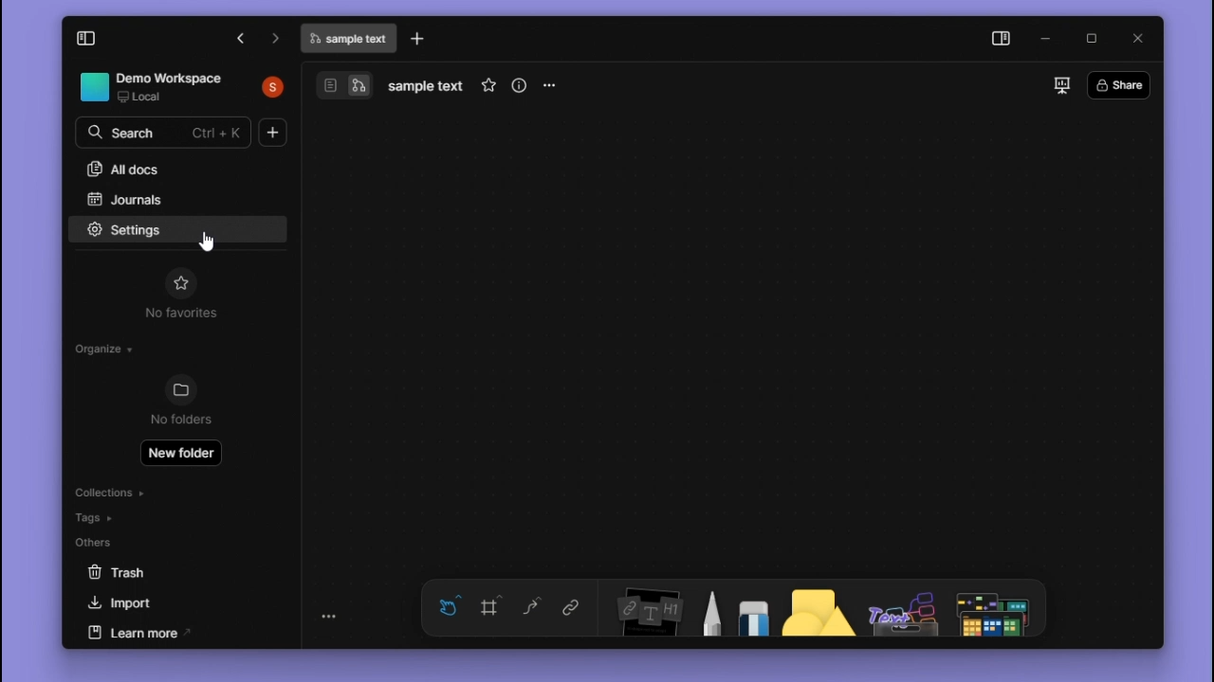 This screenshot has width=1214, height=682. What do you see at coordinates (160, 197) in the screenshot?
I see `journals` at bounding box center [160, 197].